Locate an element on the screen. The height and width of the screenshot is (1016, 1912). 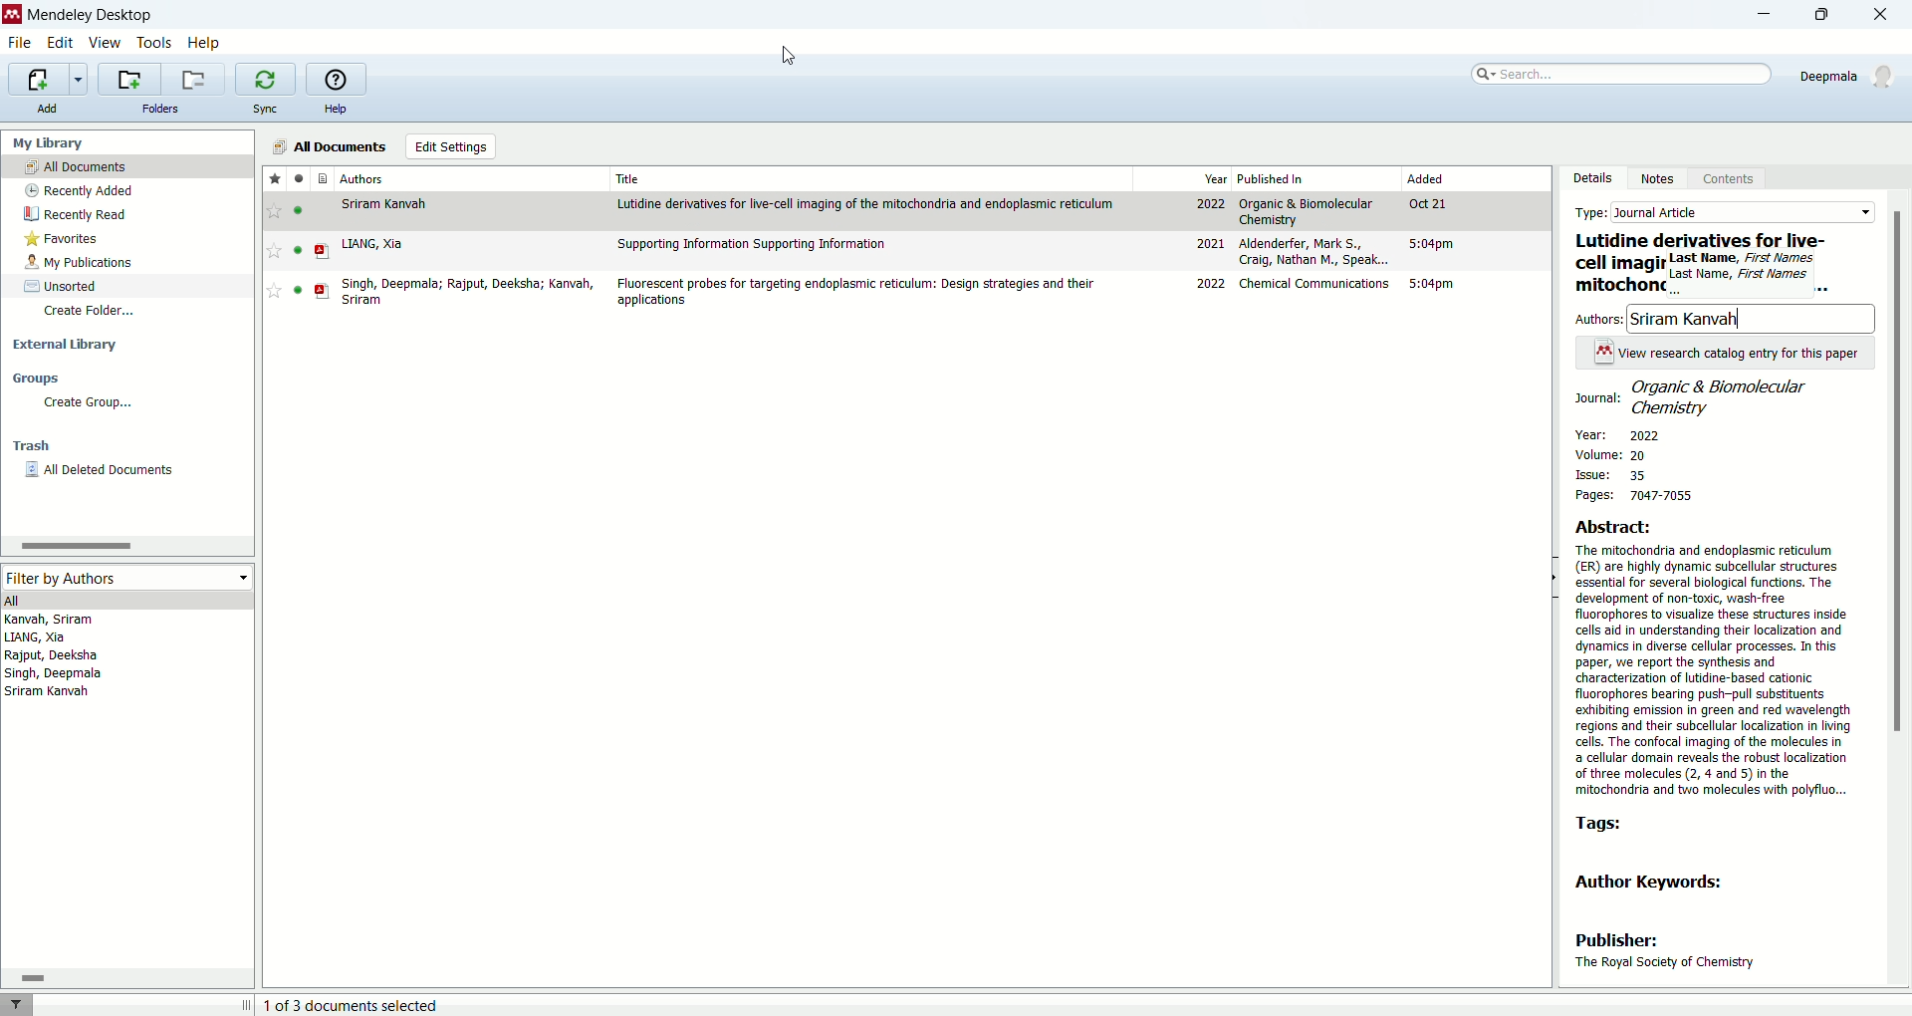
filter by authors is located at coordinates (127, 576).